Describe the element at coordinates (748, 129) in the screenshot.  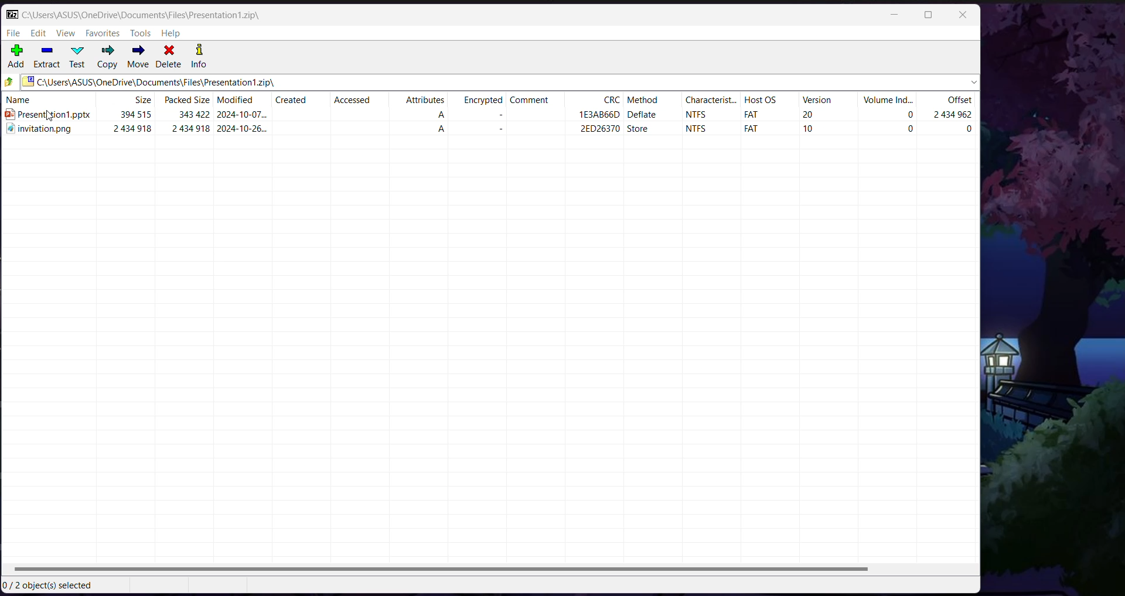
I see `FAT` at that location.